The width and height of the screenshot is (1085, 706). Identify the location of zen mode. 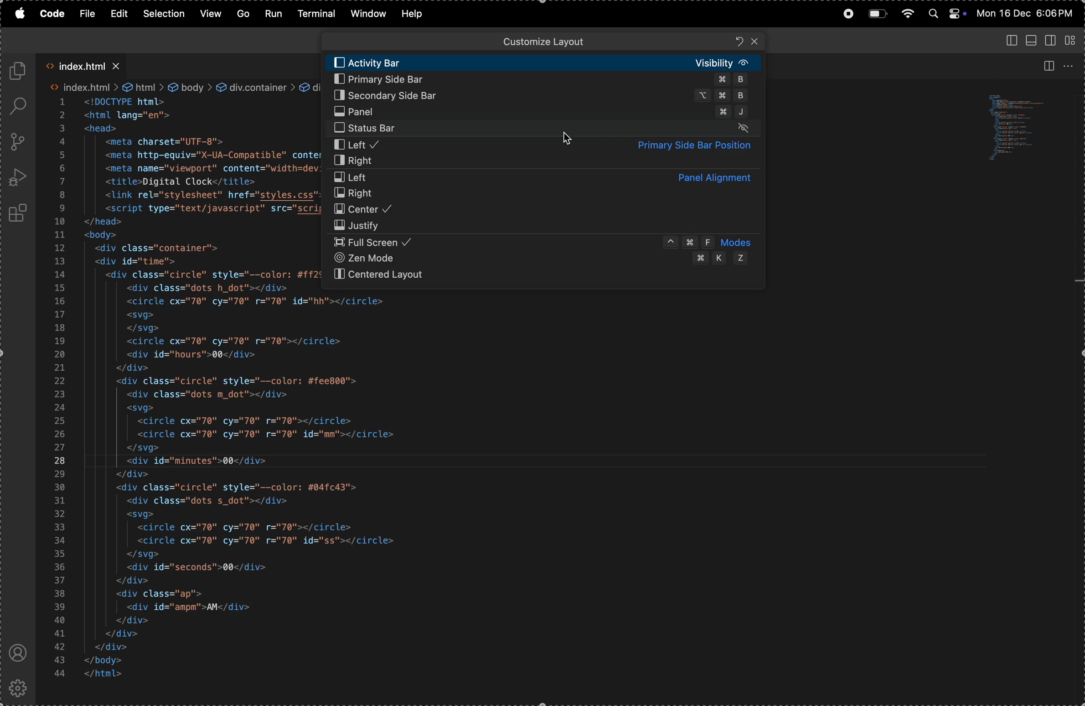
(548, 260).